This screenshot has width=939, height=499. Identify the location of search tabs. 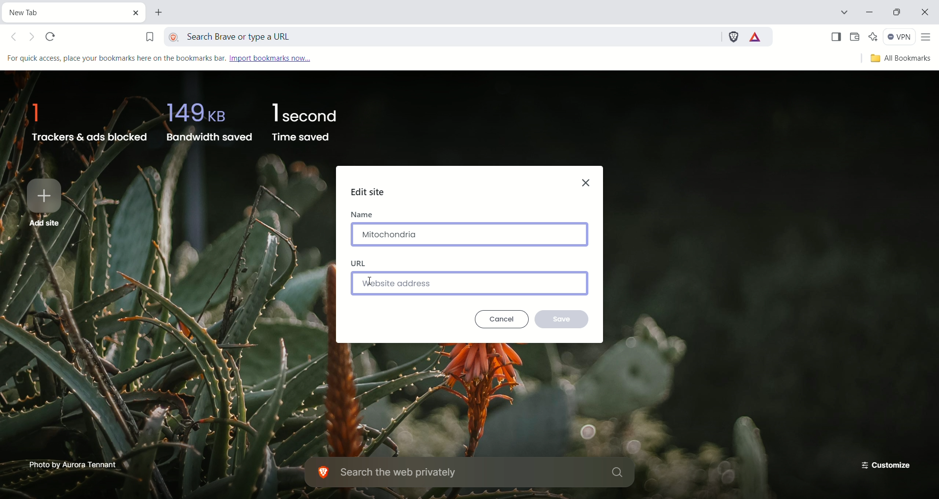
(843, 14).